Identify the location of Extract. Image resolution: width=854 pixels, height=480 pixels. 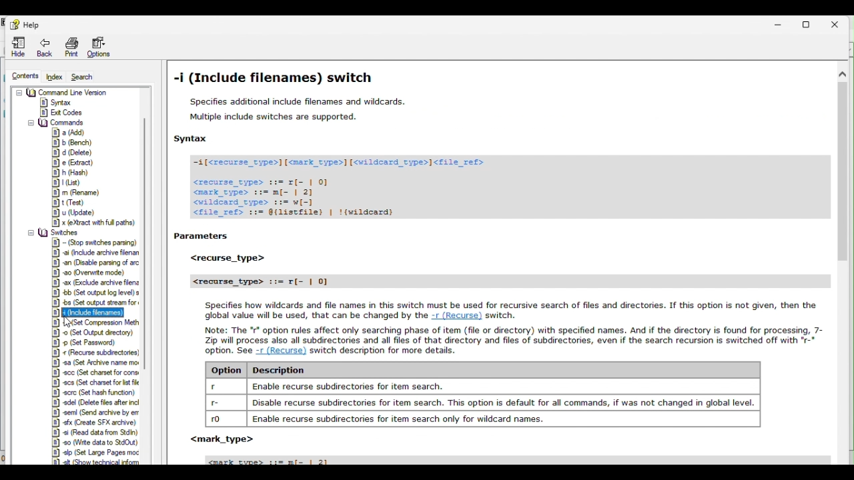
(71, 163).